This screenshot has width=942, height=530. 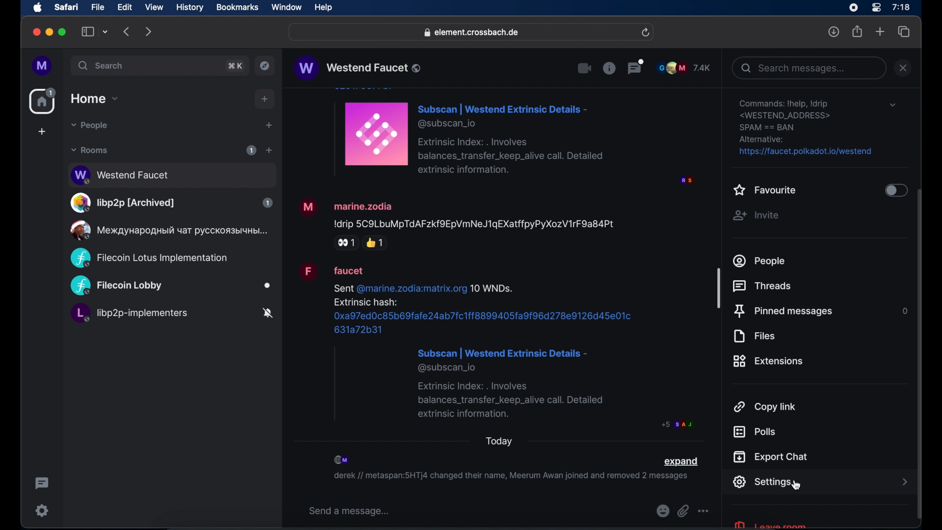 I want to click on favorite, so click(x=765, y=191).